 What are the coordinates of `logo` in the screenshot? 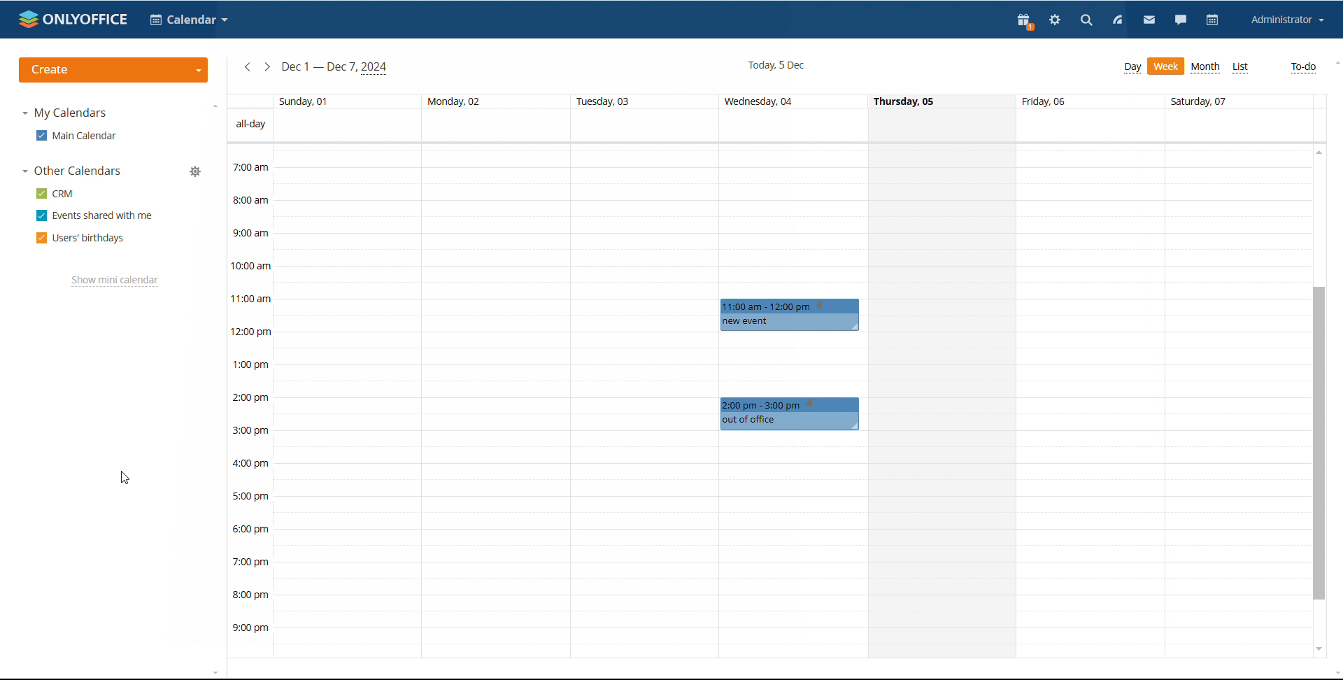 It's located at (72, 18).